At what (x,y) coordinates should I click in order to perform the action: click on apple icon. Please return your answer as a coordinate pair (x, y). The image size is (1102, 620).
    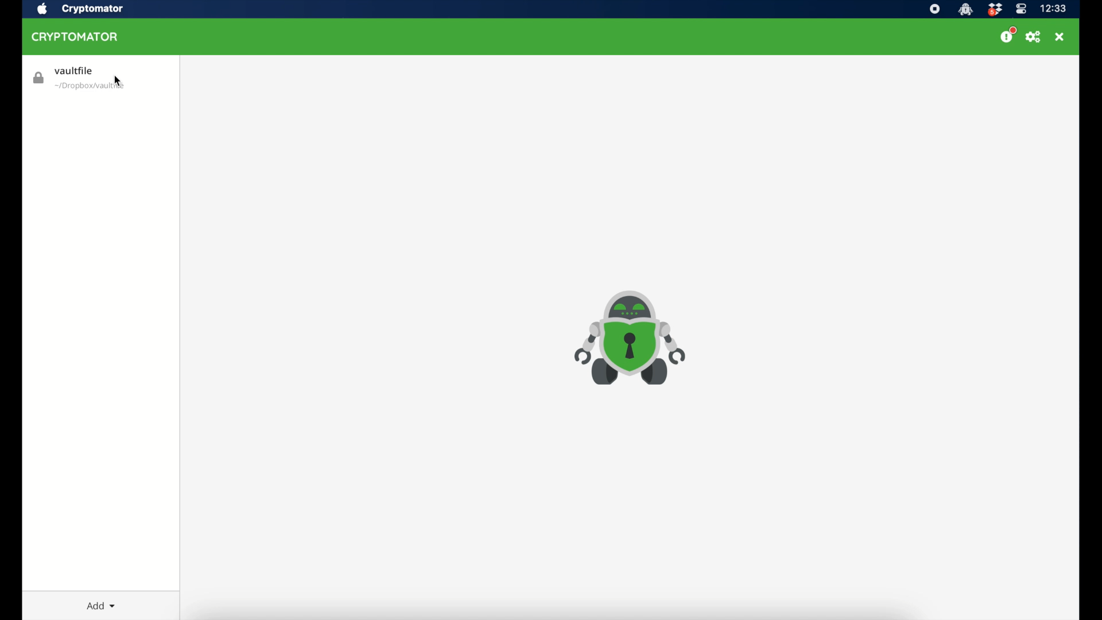
    Looking at the image, I should click on (42, 9).